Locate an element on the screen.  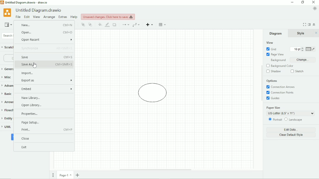
Close is located at coordinates (314, 2).